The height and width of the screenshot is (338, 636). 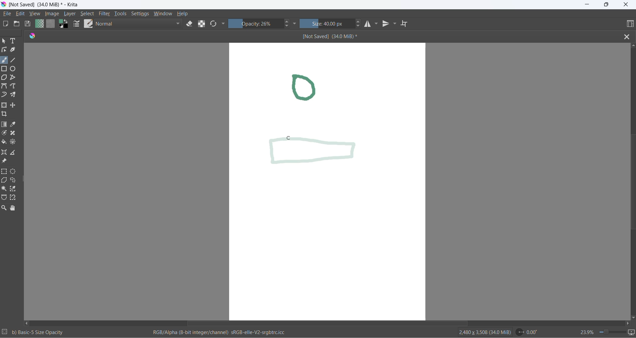 I want to click on sample a color from image, so click(x=14, y=125).